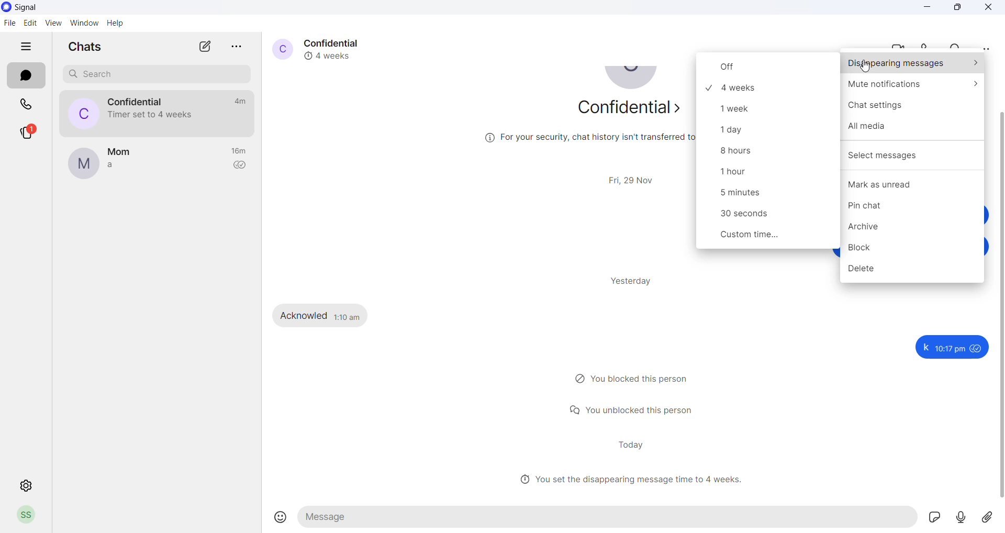 This screenshot has width=1005, height=533. I want to click on , so click(950, 347).